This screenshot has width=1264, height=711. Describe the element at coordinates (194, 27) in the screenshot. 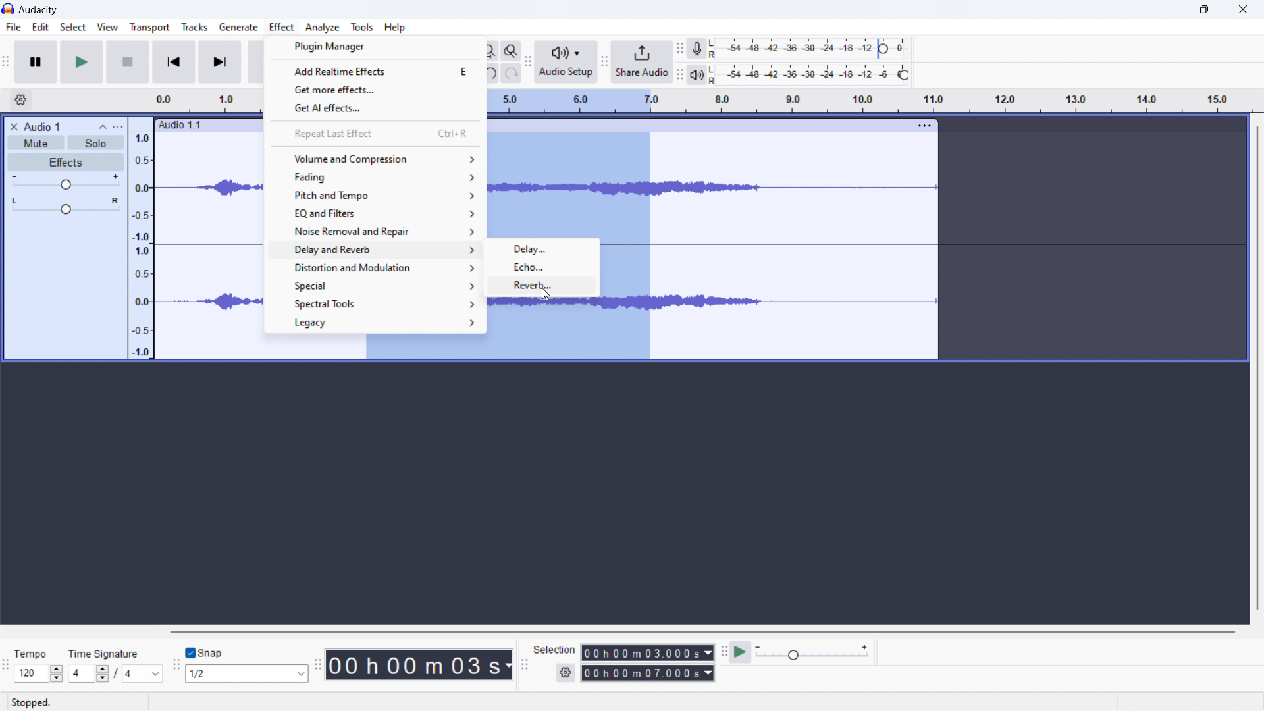

I see `tracks` at that location.